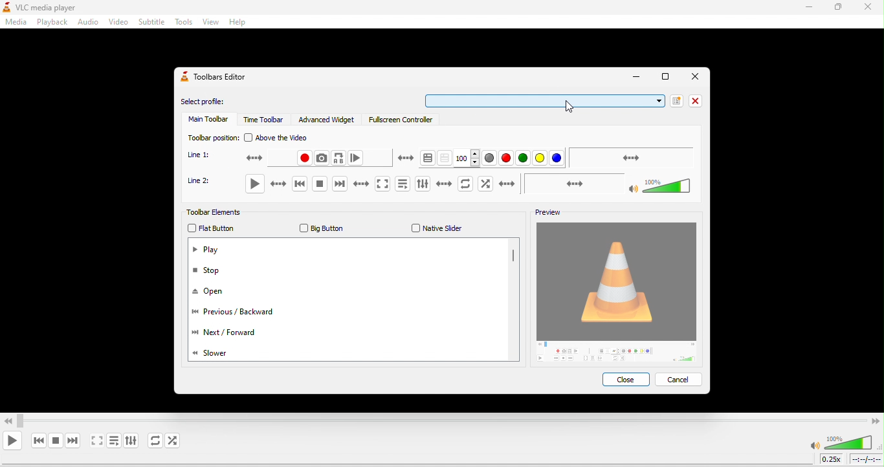 The image size is (884, 467). Describe the element at coordinates (72, 440) in the screenshot. I see `next media` at that location.